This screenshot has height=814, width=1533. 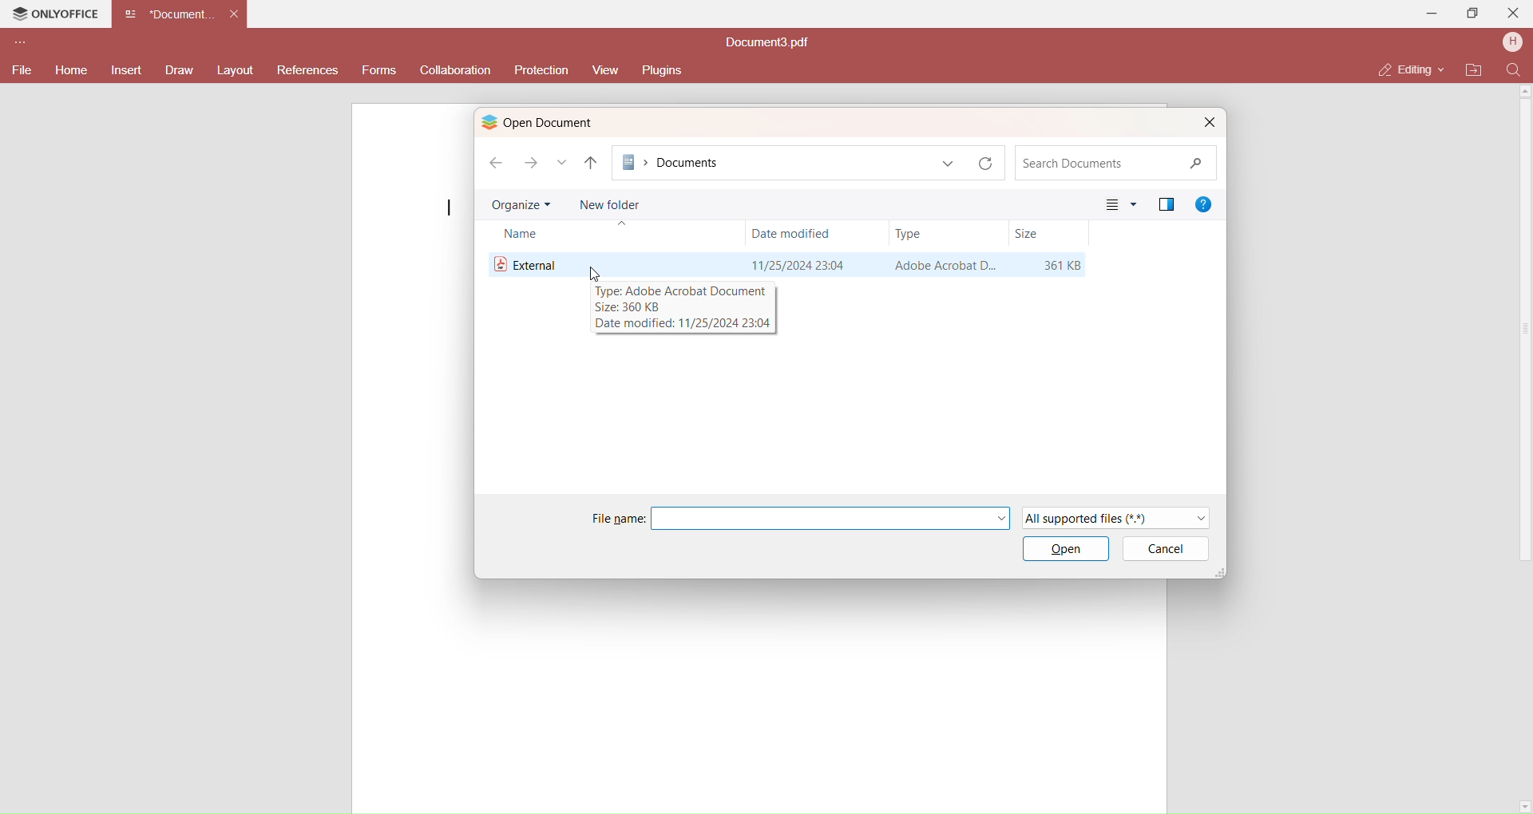 I want to click on File Type, so click(x=941, y=266).